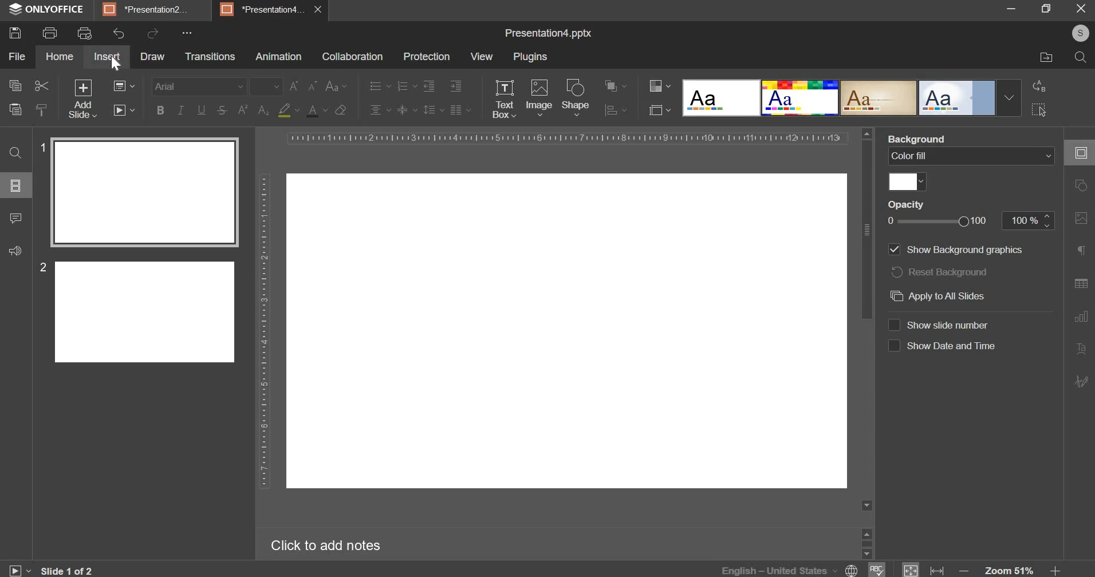 This screenshot has height=577, width=1095. What do you see at coordinates (1002, 9) in the screenshot?
I see `minimise` at bounding box center [1002, 9].